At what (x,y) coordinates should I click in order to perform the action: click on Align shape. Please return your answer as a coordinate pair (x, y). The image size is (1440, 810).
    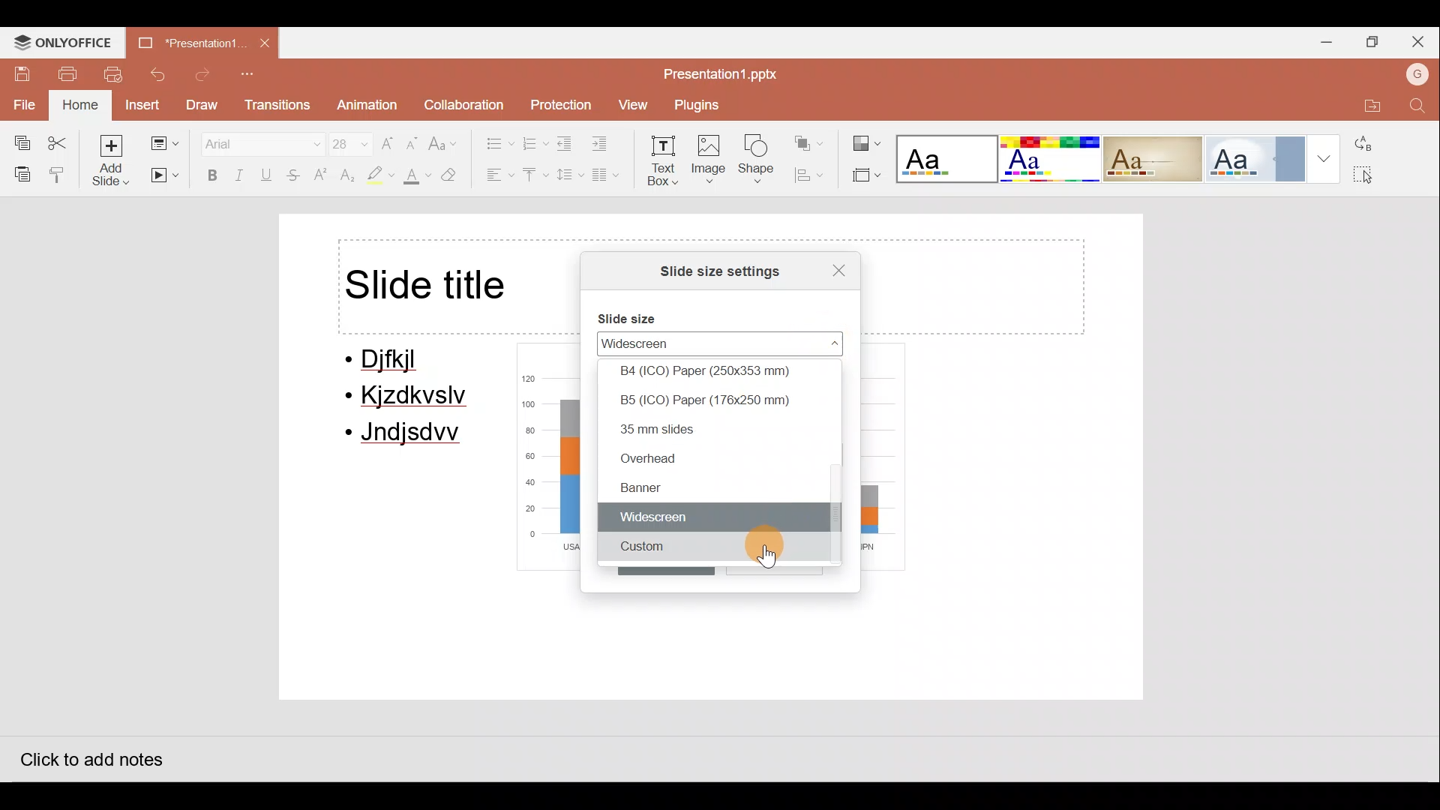
    Looking at the image, I should click on (813, 175).